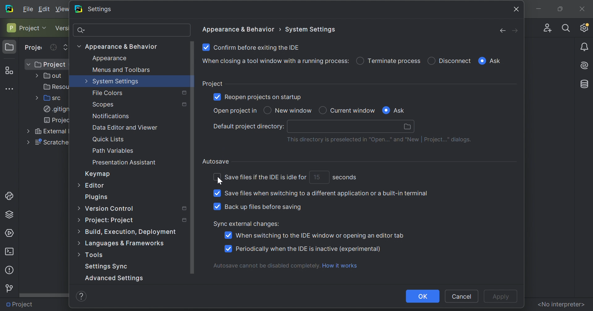 This screenshot has height=311, width=593. I want to click on Checkbox, so click(217, 206).